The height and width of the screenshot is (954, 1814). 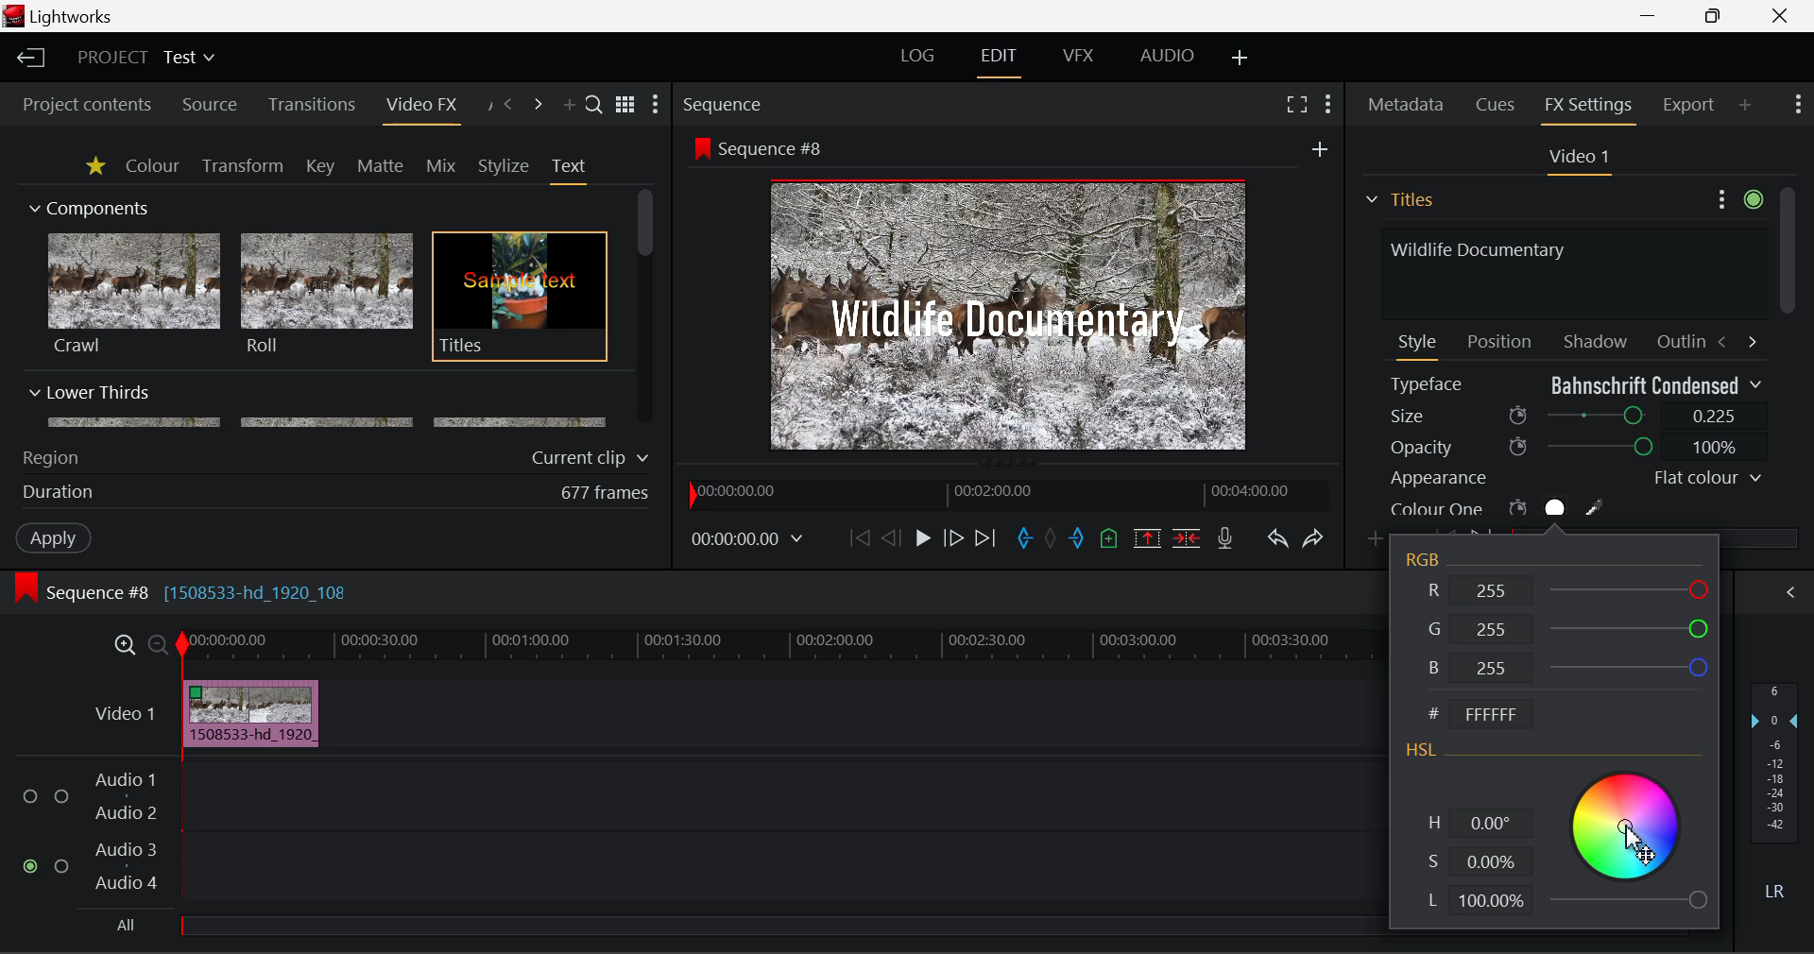 What do you see at coordinates (714, 103) in the screenshot?
I see `Sequence Preview Section` at bounding box center [714, 103].